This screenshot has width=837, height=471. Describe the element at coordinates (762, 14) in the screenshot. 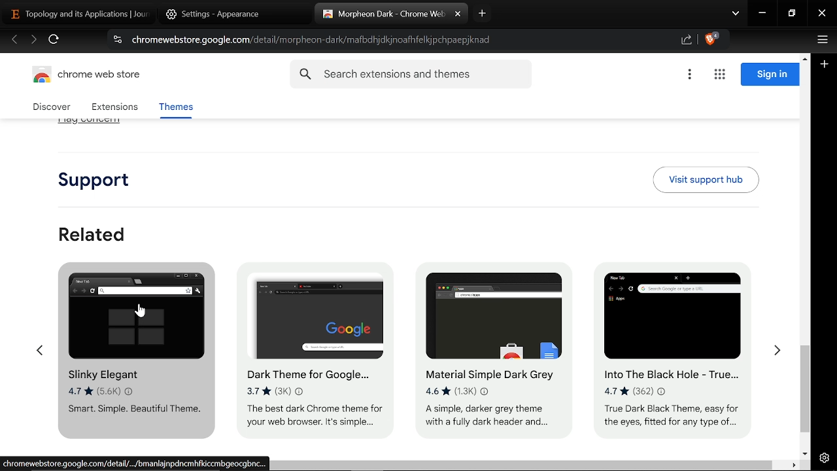

I see `Minimize` at that location.